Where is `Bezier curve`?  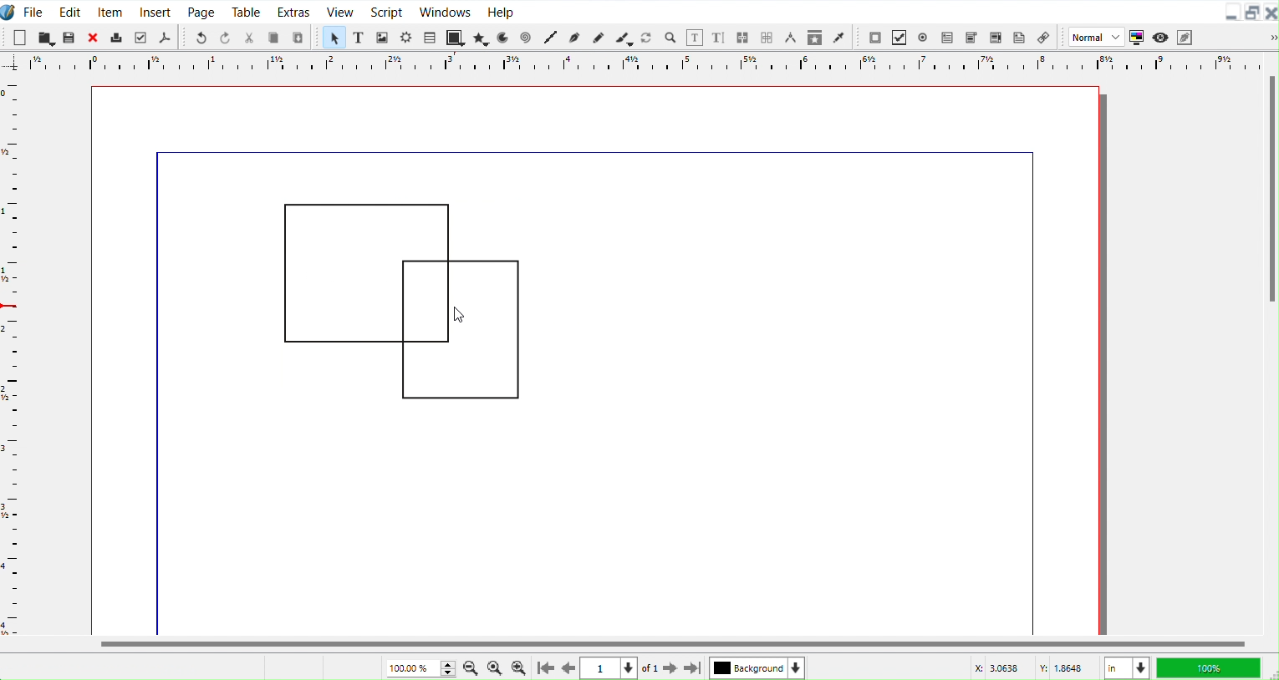 Bezier curve is located at coordinates (575, 38).